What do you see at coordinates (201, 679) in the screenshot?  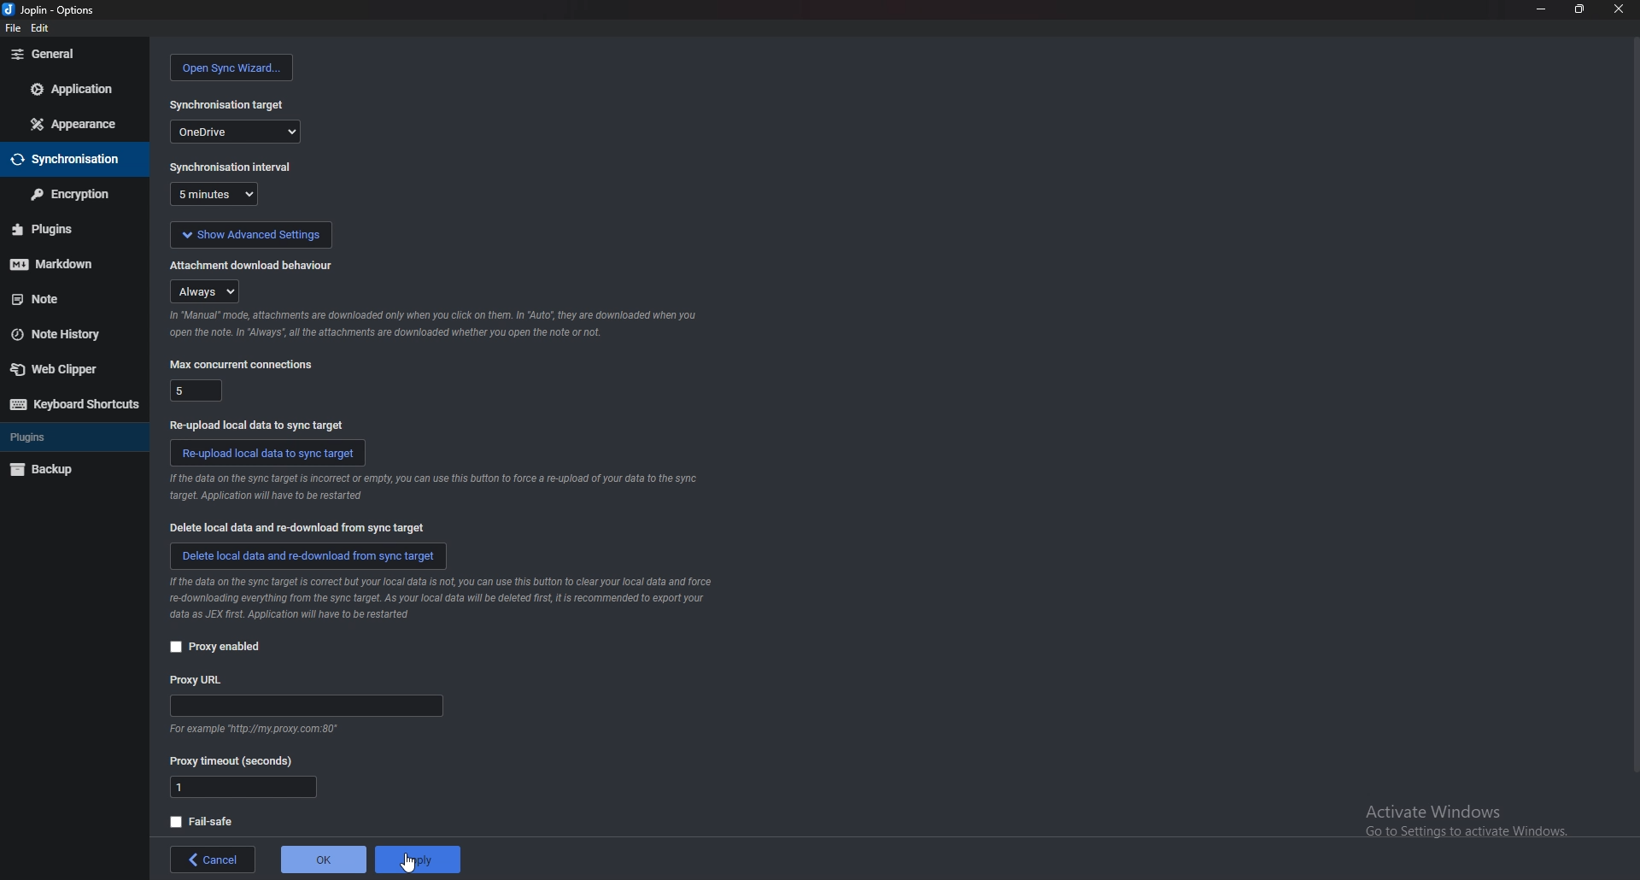 I see `proxy url` at bounding box center [201, 679].